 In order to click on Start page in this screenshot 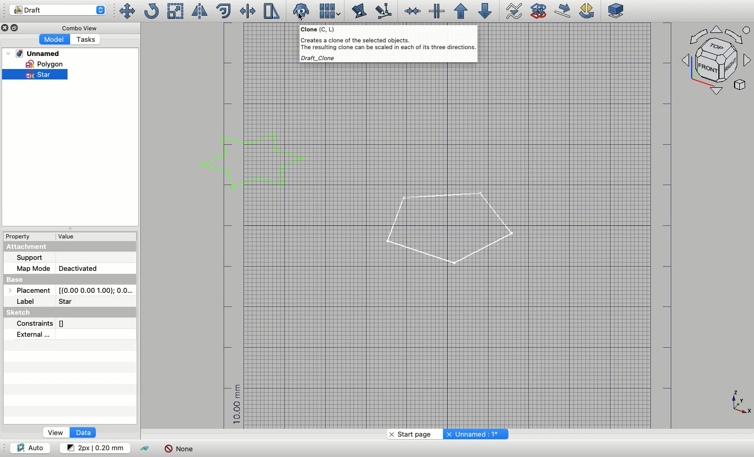, I will do `click(413, 434)`.